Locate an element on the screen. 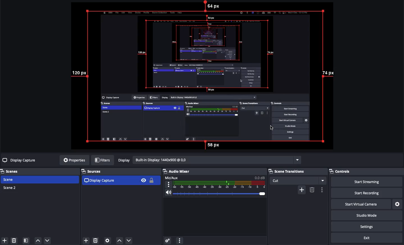  More is located at coordinates (322, 190).